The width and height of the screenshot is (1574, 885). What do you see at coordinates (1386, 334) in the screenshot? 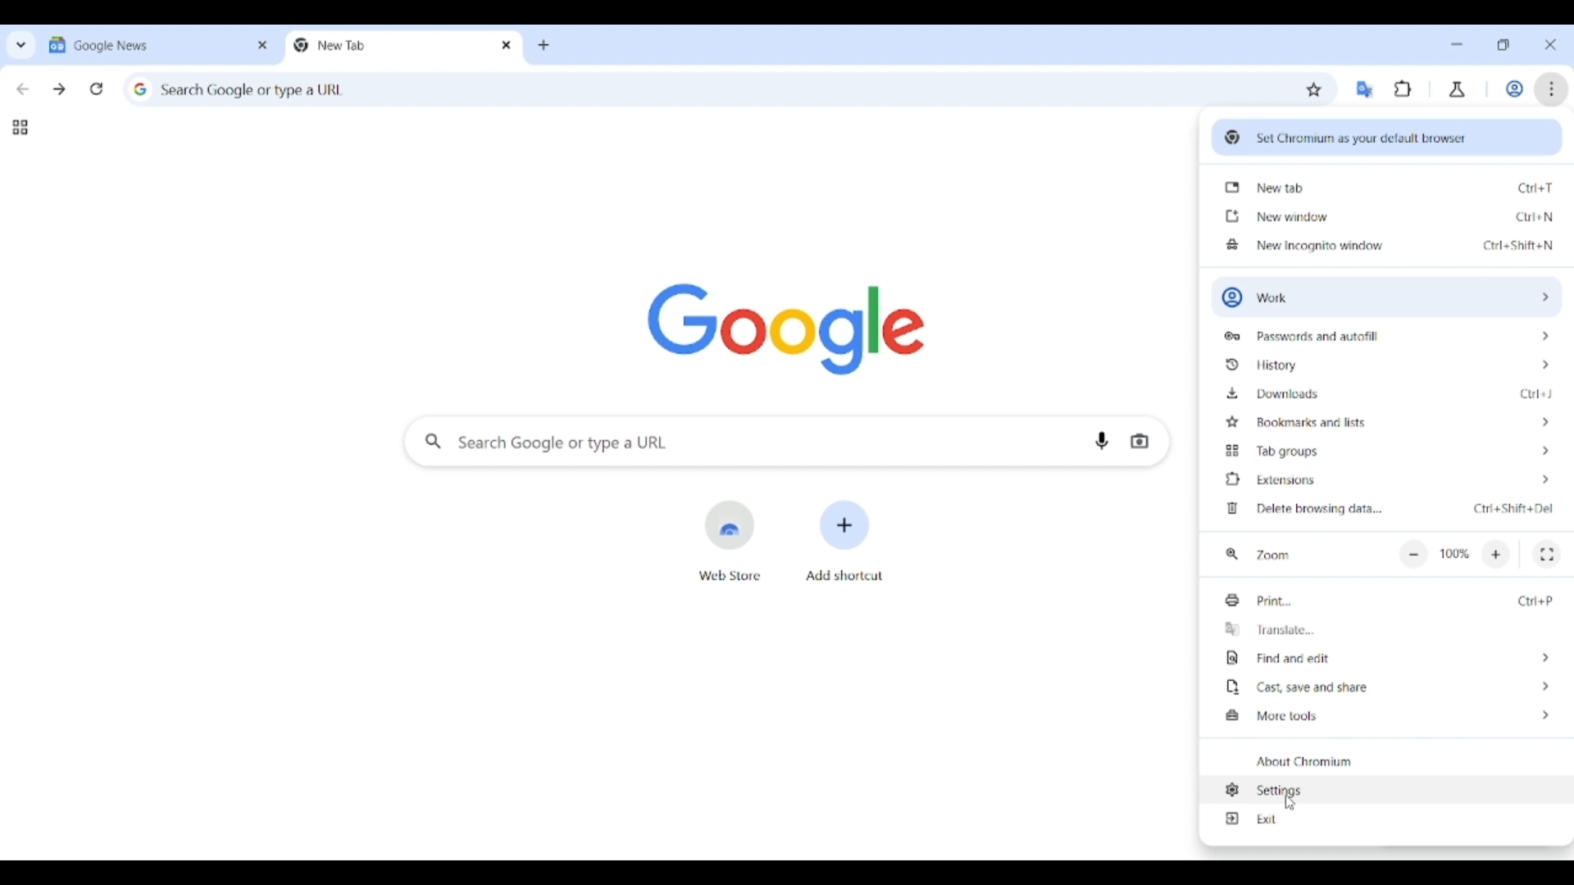
I see `Passwords and autofill options` at bounding box center [1386, 334].